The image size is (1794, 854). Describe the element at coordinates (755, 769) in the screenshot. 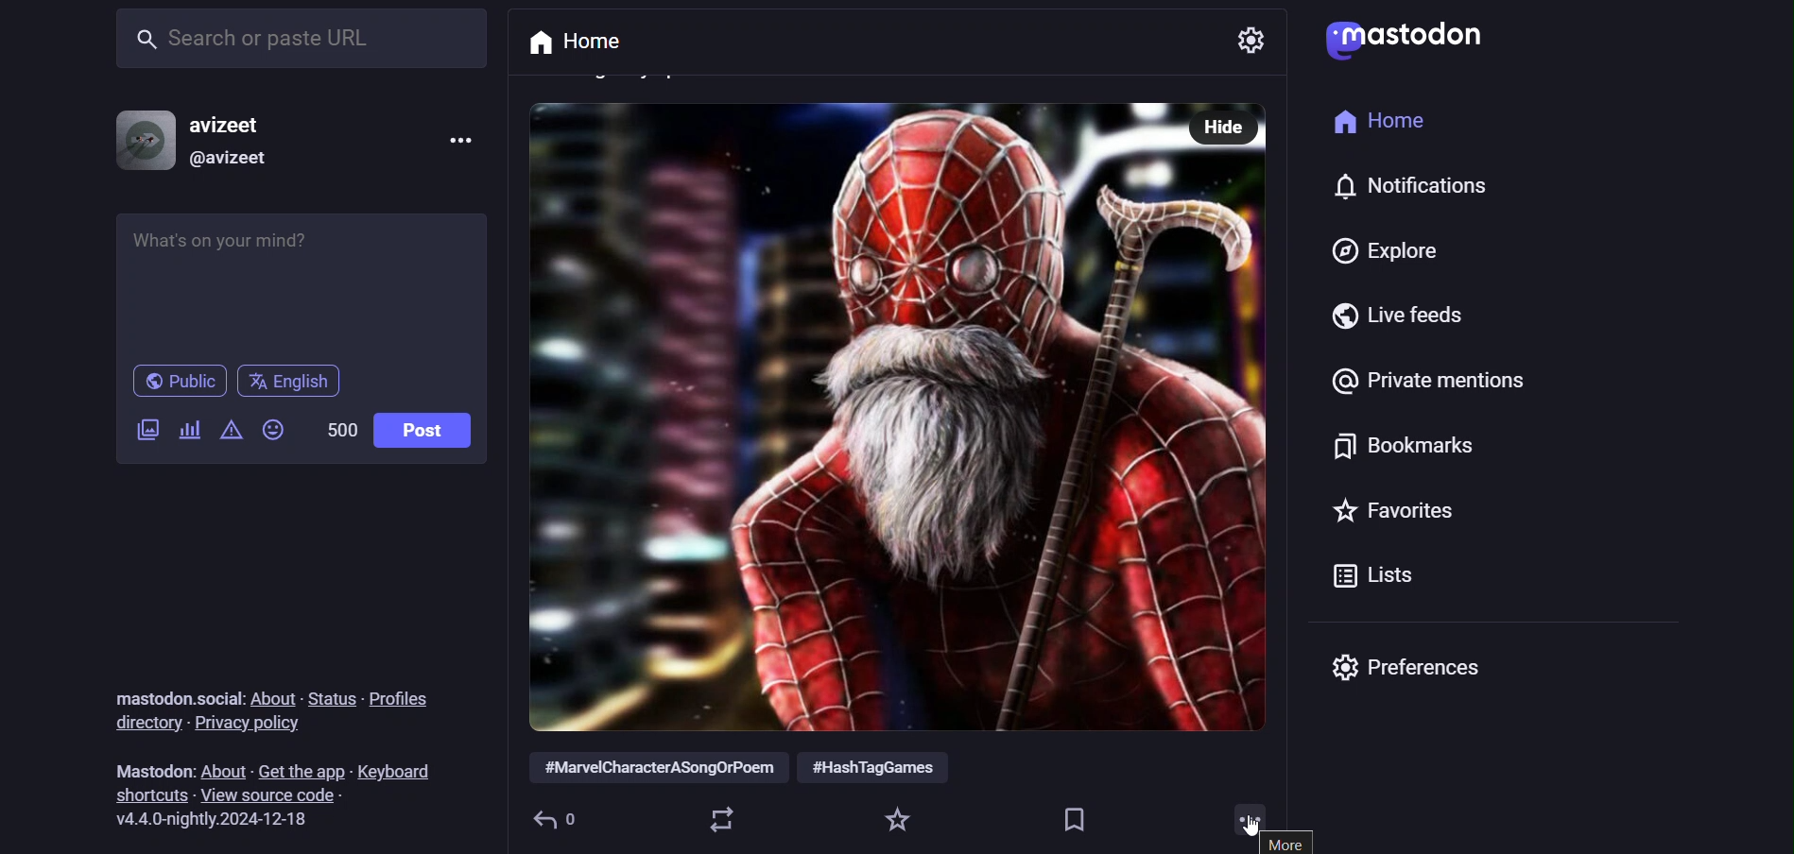

I see `hashtags` at that location.